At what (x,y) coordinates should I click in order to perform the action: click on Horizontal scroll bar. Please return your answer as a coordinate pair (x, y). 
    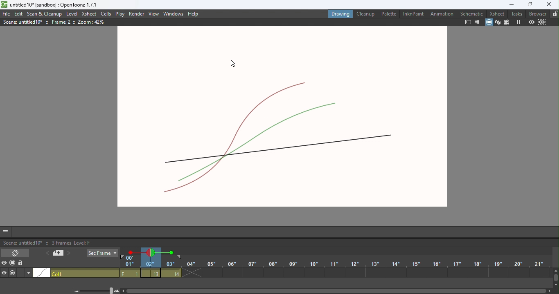
    Looking at the image, I should click on (337, 290).